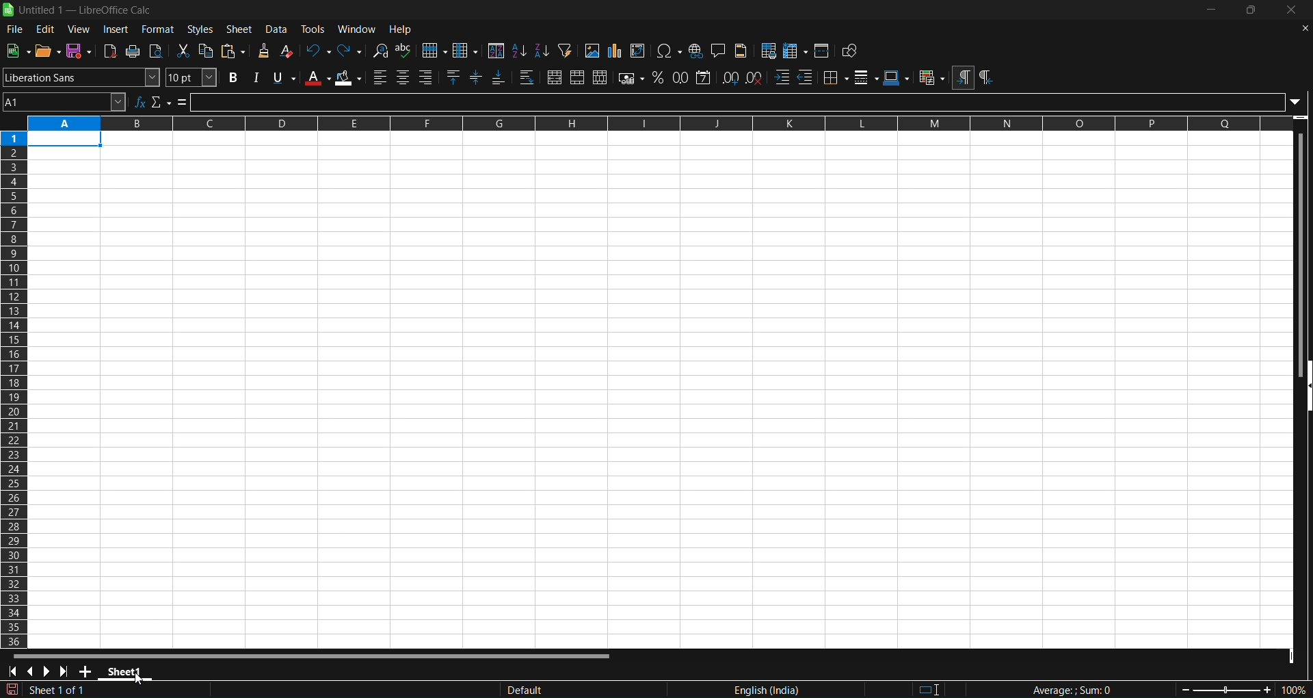 The width and height of the screenshot is (1313, 698). I want to click on align right, so click(428, 78).